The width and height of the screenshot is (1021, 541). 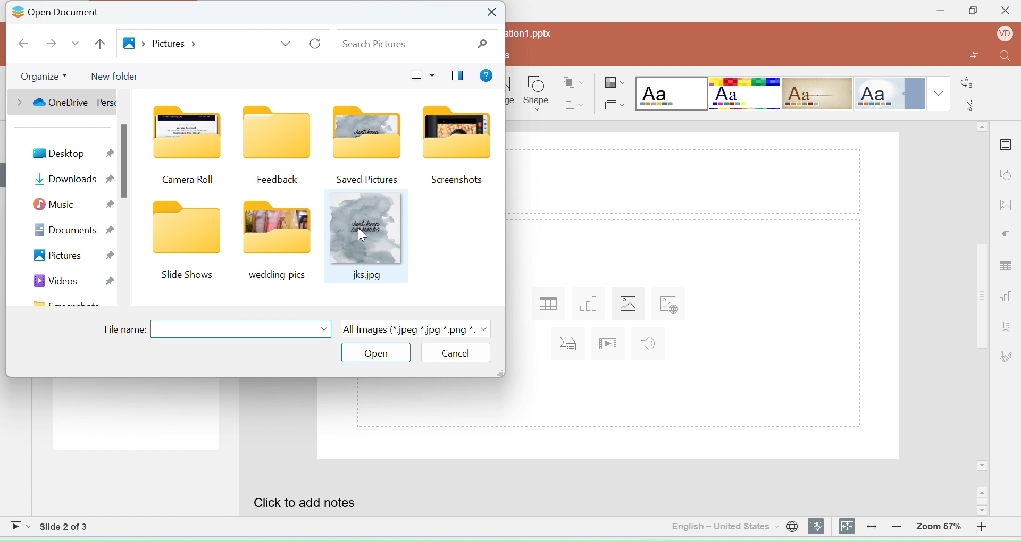 What do you see at coordinates (161, 43) in the screenshot?
I see `current location` at bounding box center [161, 43].